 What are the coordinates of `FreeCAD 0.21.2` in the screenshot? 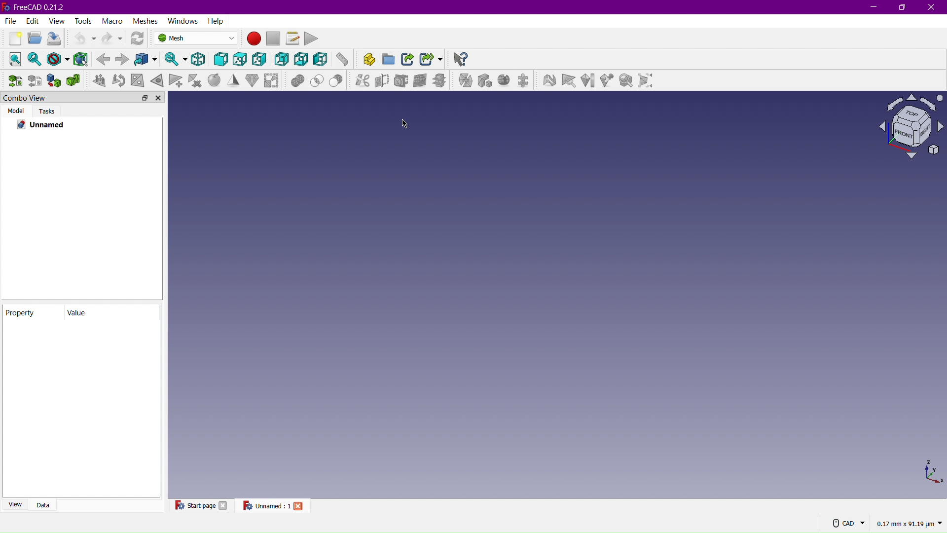 It's located at (37, 6).